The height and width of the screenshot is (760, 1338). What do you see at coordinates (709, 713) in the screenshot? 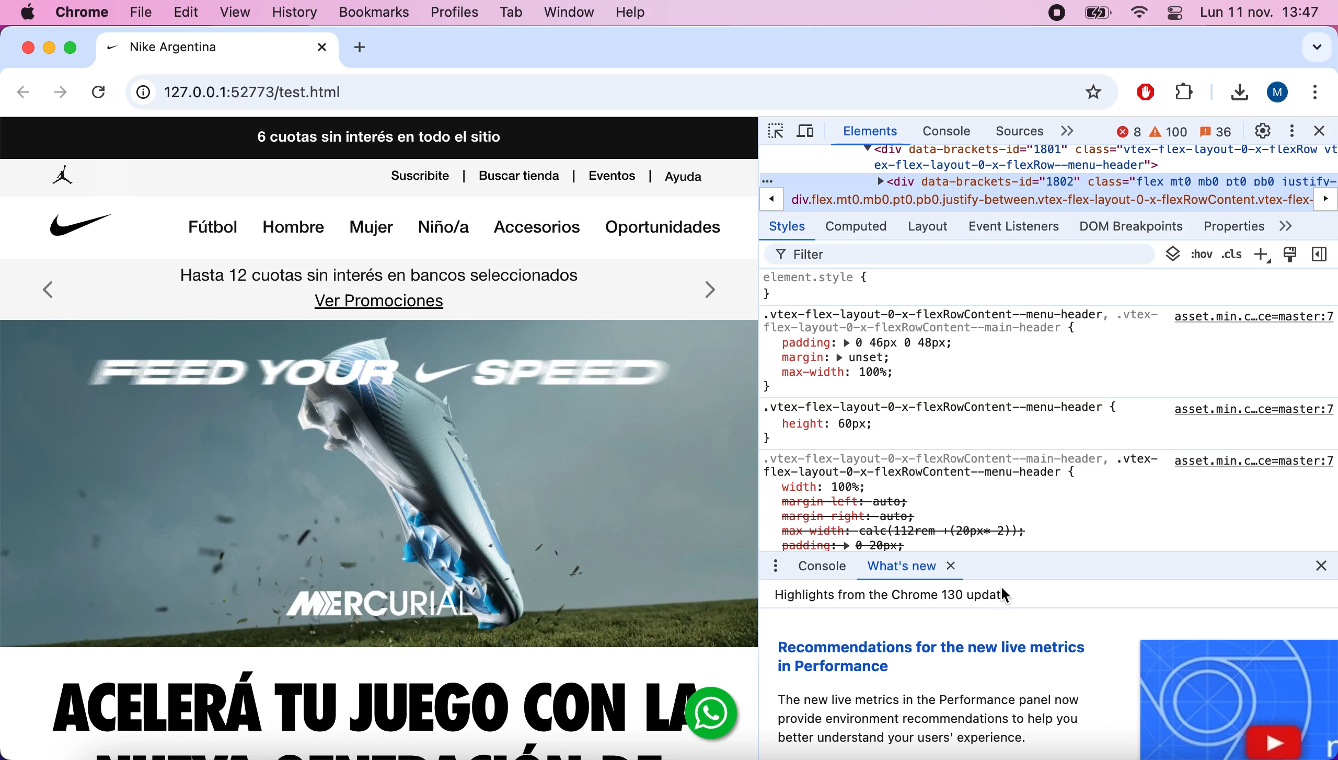
I see `whatsapp icon` at bounding box center [709, 713].